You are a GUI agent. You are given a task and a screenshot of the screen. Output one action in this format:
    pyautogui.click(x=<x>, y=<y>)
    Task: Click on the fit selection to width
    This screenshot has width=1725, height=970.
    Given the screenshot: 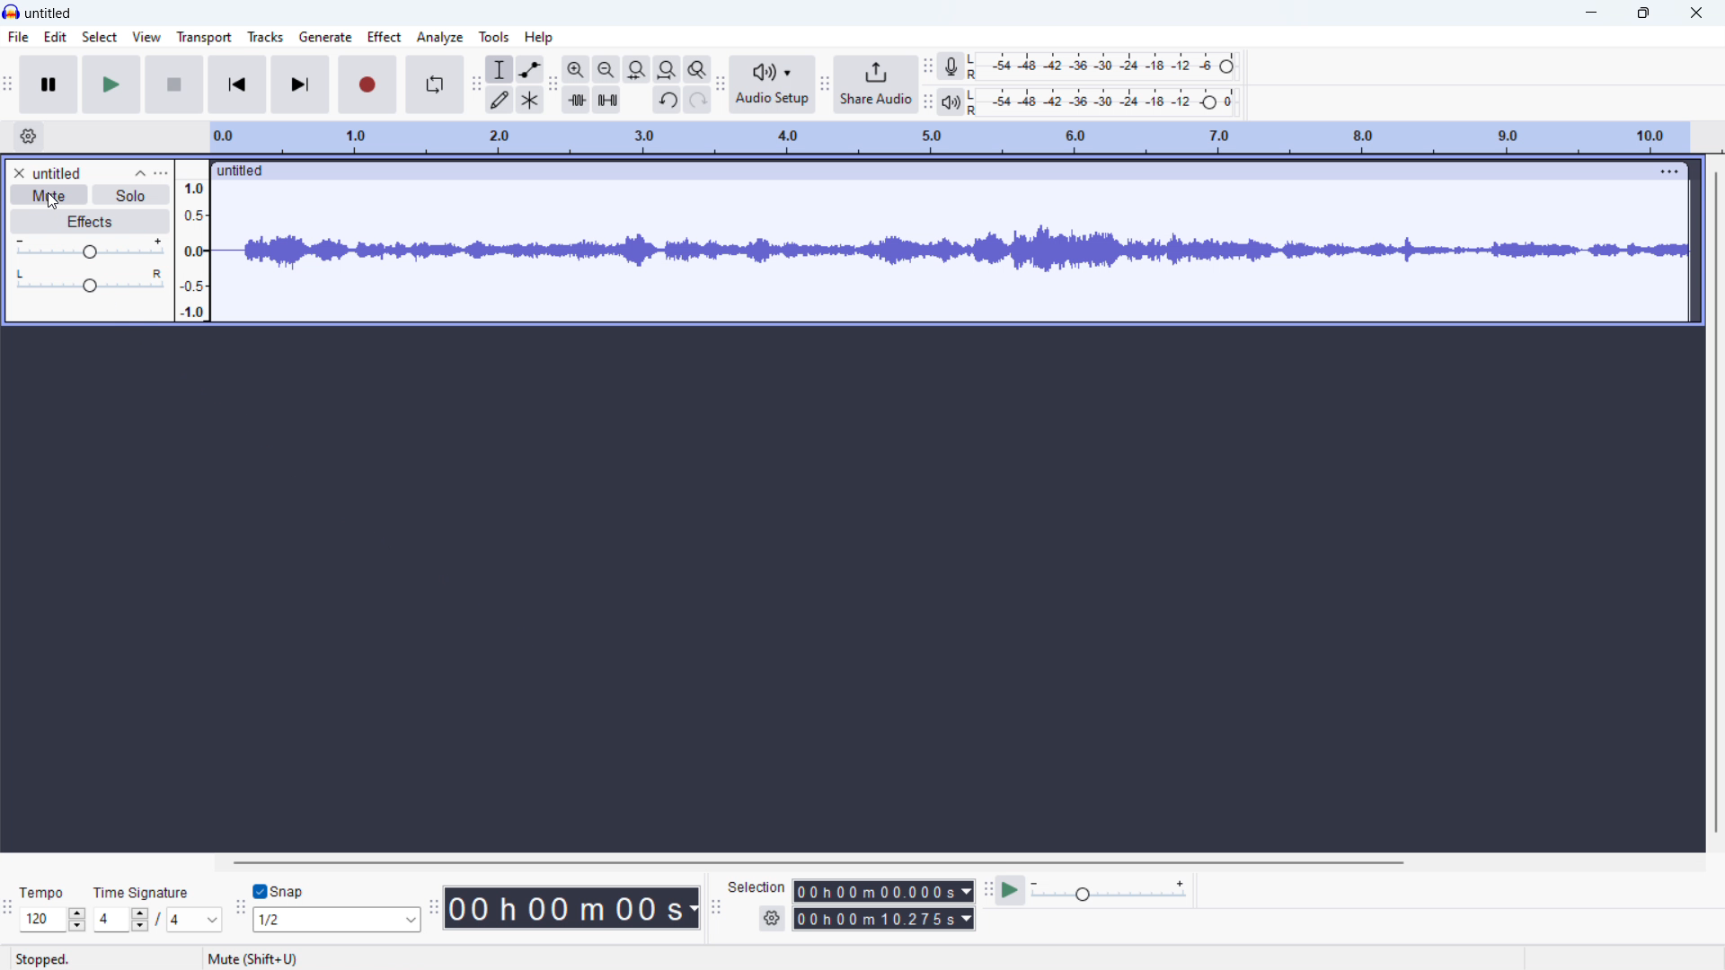 What is the action you would take?
    pyautogui.click(x=637, y=70)
    